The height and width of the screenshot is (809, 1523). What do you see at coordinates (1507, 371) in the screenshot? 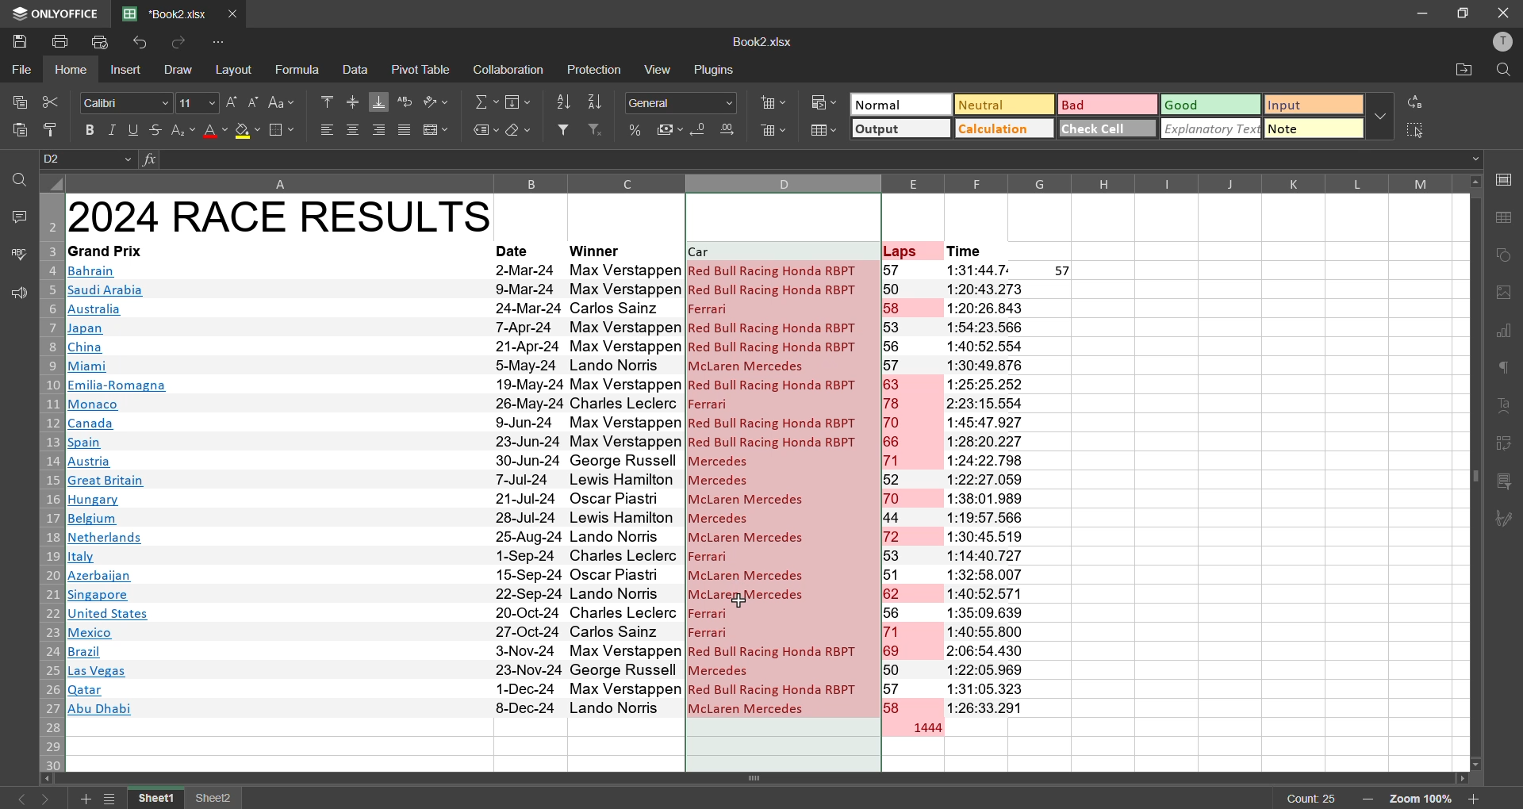
I see `paragraph` at bounding box center [1507, 371].